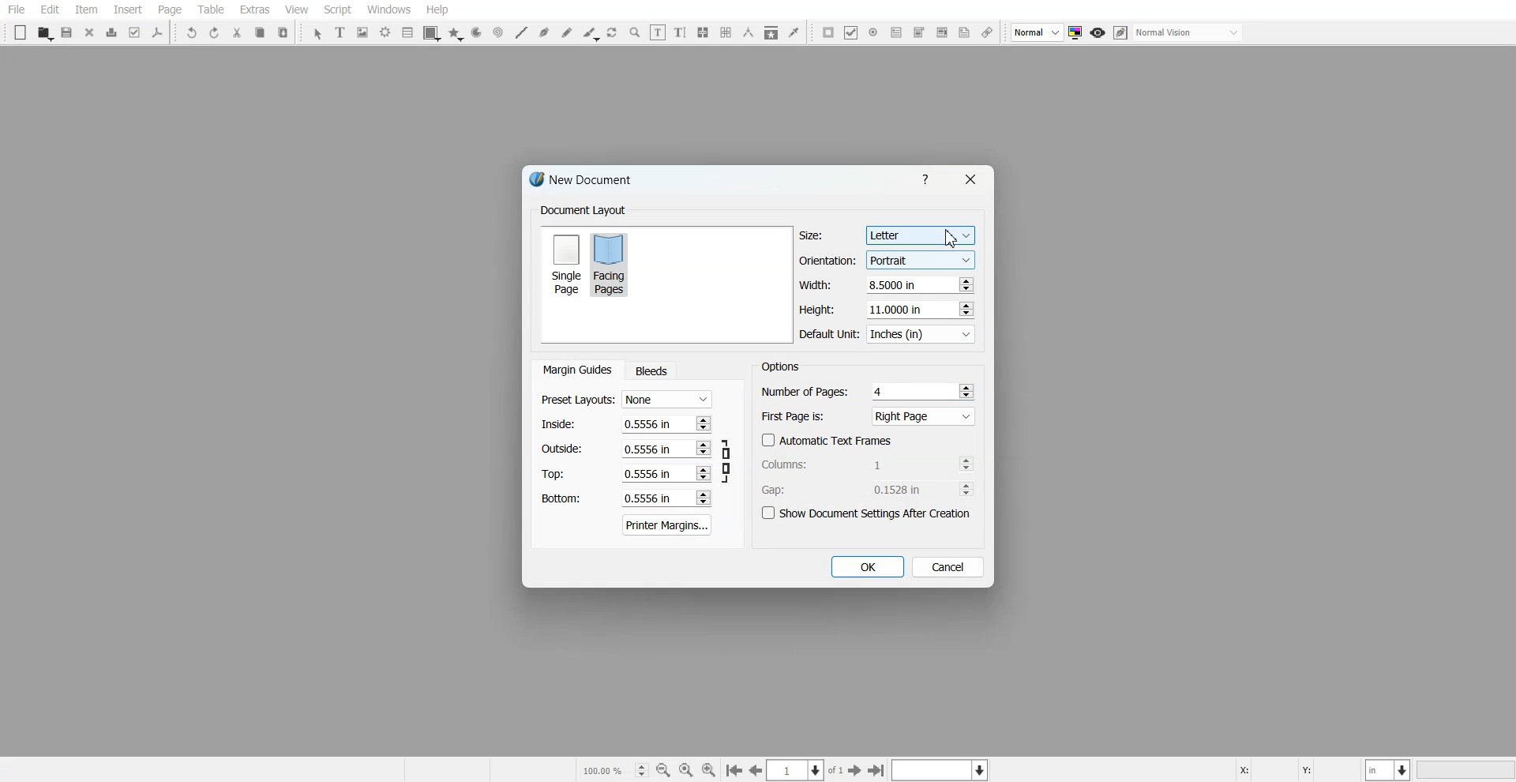 This screenshot has height=782, width=1516. What do you see at coordinates (647, 474) in the screenshot?
I see `0.5556 in` at bounding box center [647, 474].